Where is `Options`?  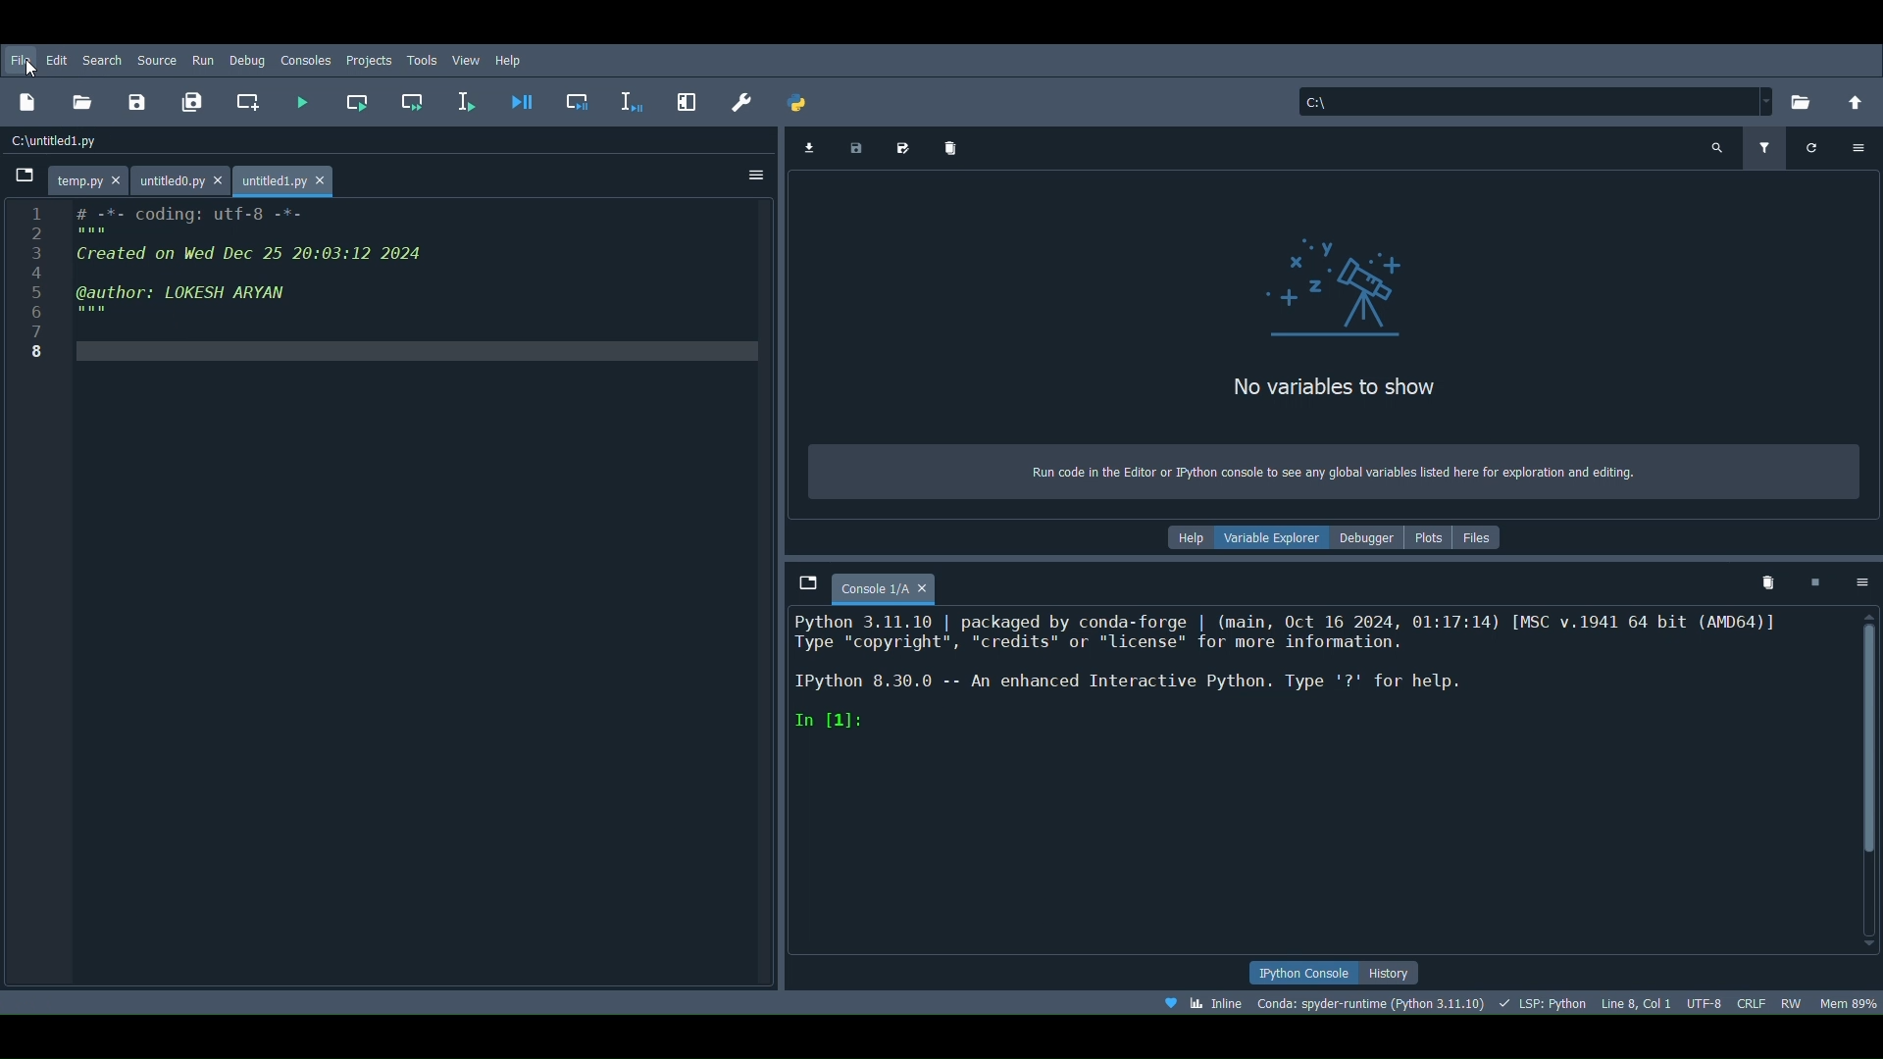
Options is located at coordinates (1863, 580).